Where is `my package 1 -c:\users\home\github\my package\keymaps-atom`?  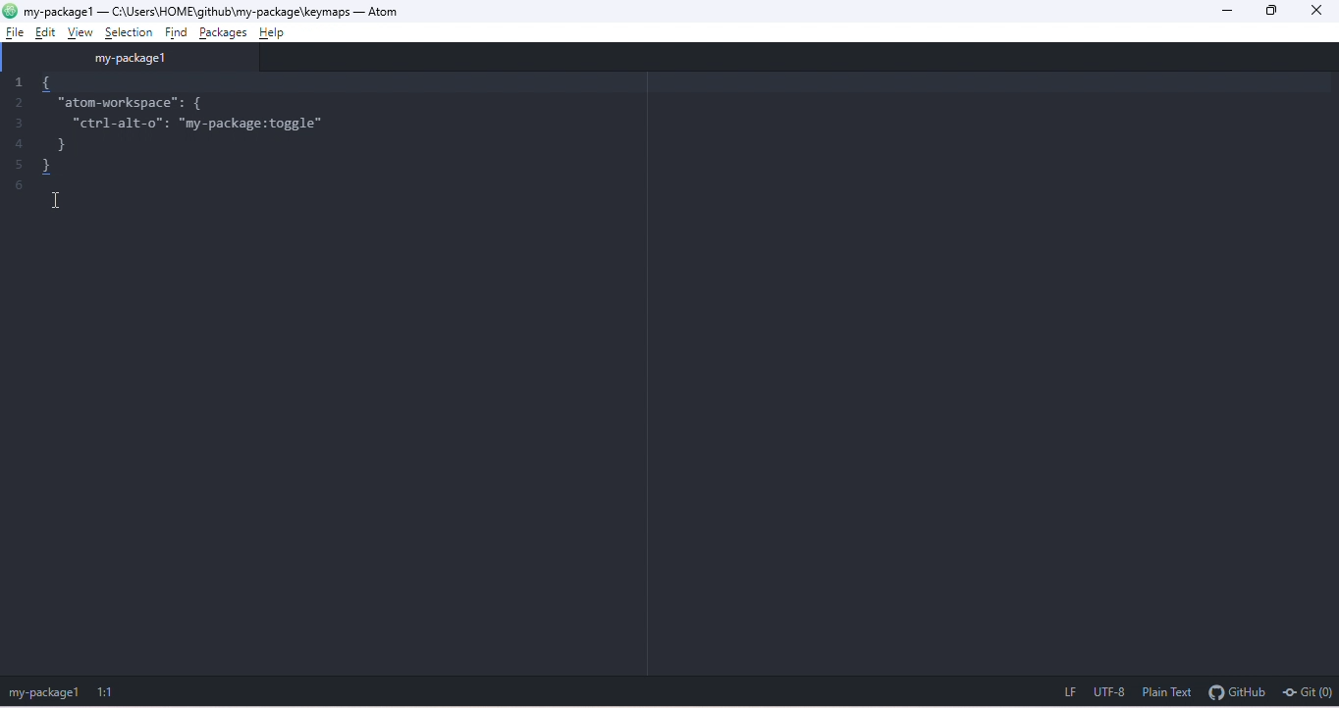 my package 1 -c:\users\home\github\my package\keymaps-atom is located at coordinates (215, 11).